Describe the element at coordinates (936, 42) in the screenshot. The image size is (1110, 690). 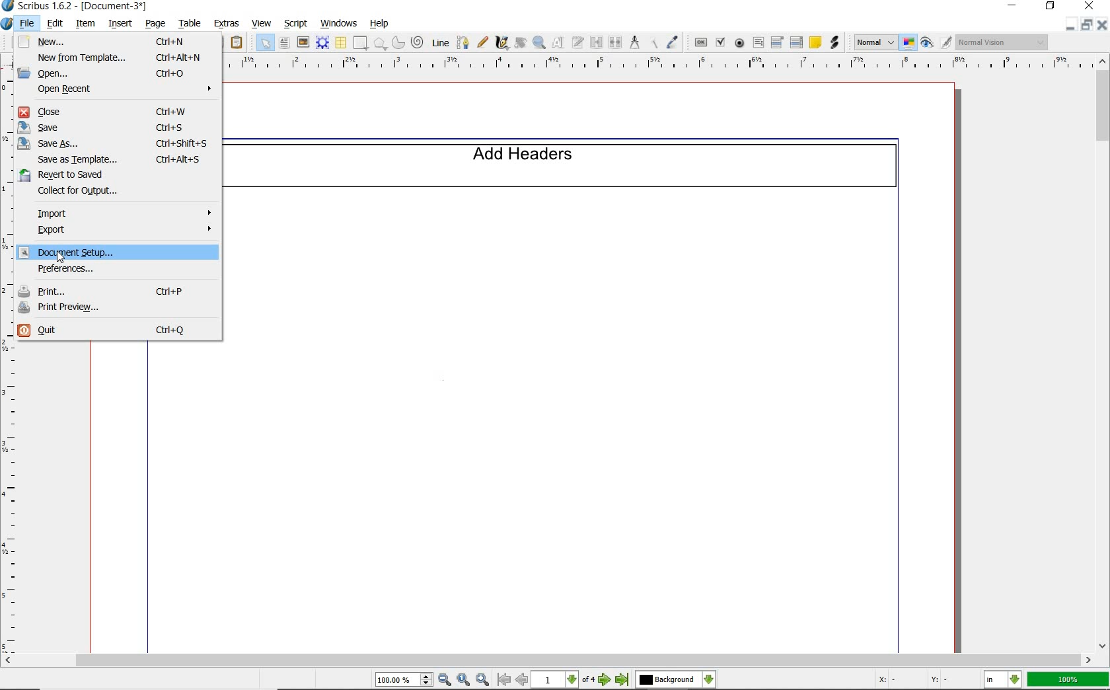
I see `preview mode` at that location.